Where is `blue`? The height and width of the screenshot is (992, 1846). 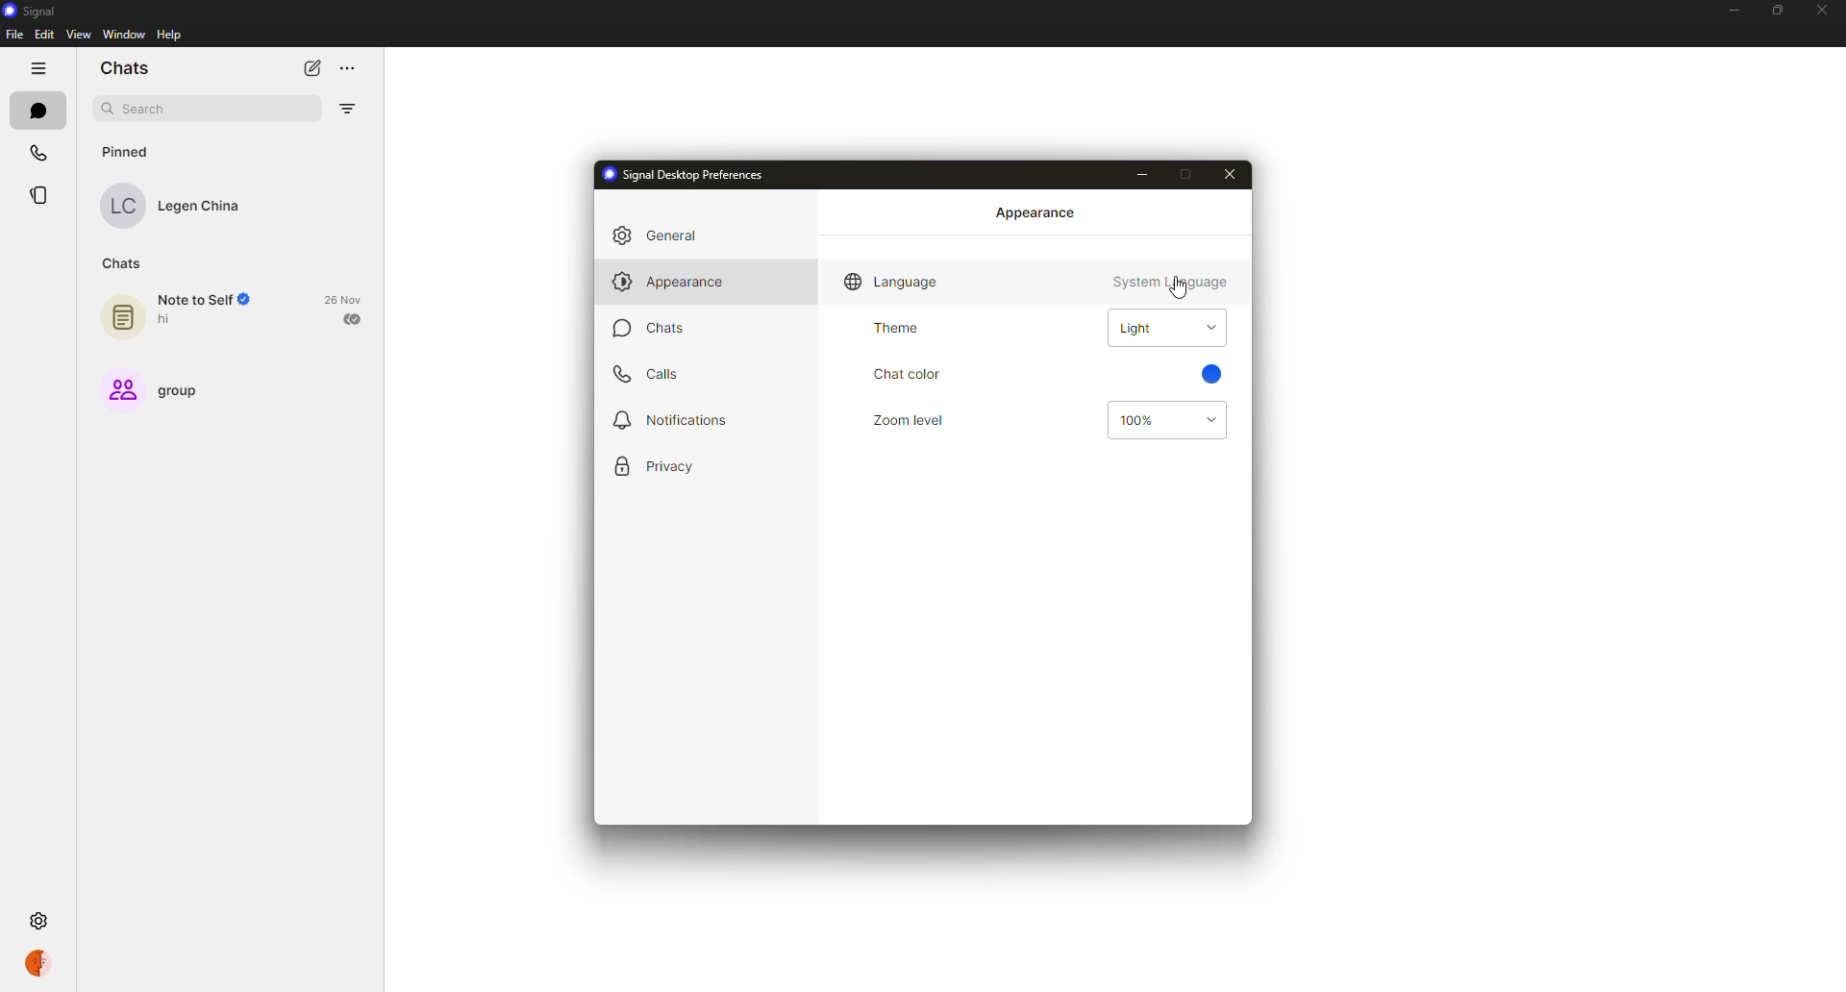
blue is located at coordinates (1210, 373).